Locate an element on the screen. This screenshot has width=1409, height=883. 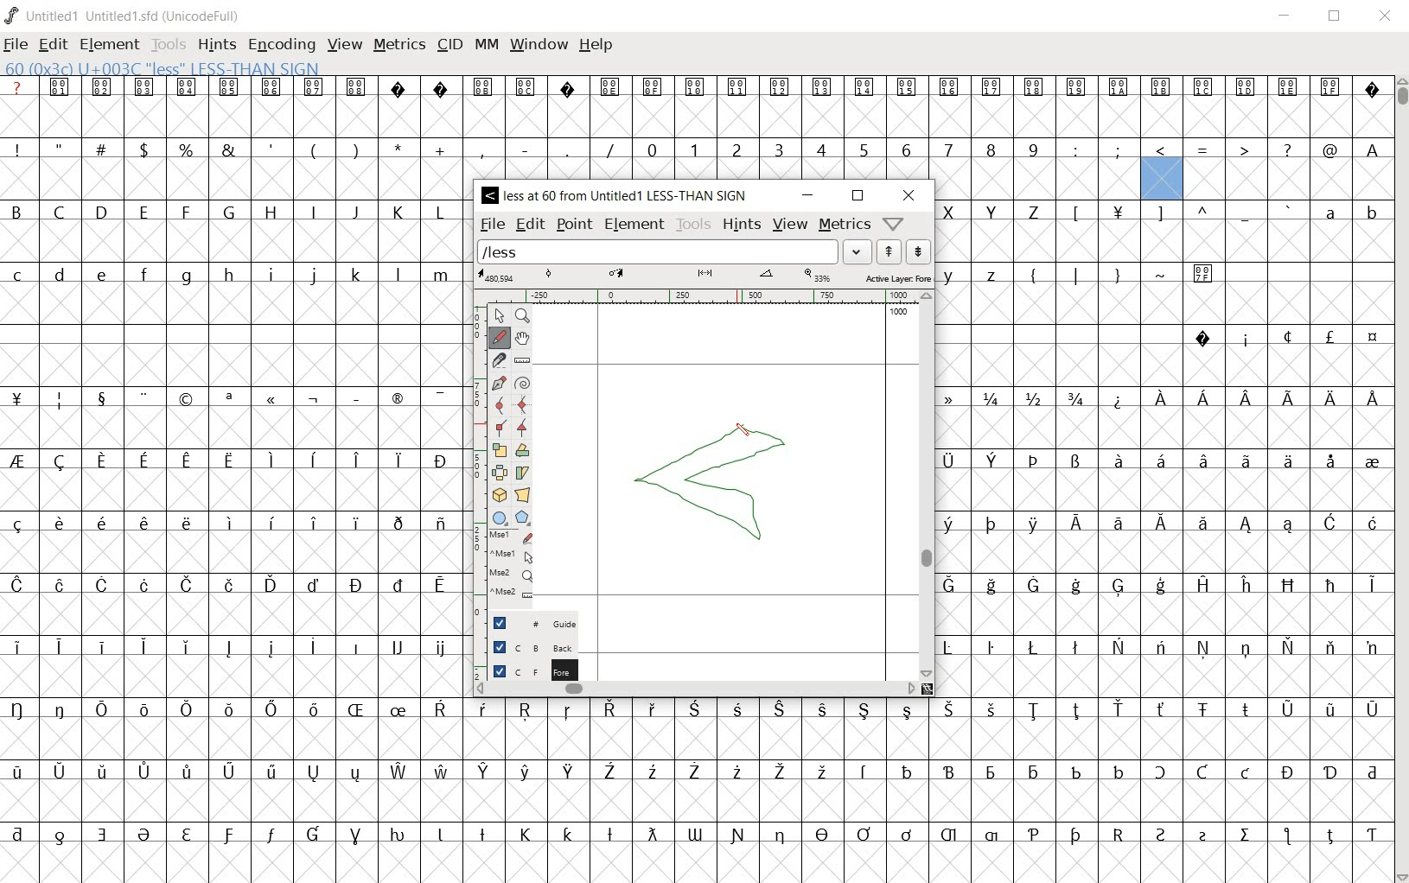
special symbols is located at coordinates (694, 86).